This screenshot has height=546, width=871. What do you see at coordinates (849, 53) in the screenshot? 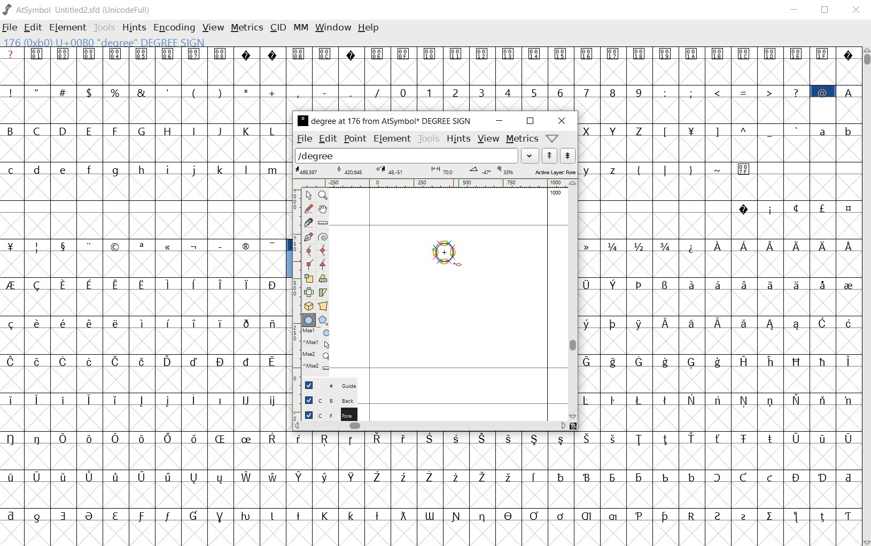
I see `unsupported charters` at bounding box center [849, 53].